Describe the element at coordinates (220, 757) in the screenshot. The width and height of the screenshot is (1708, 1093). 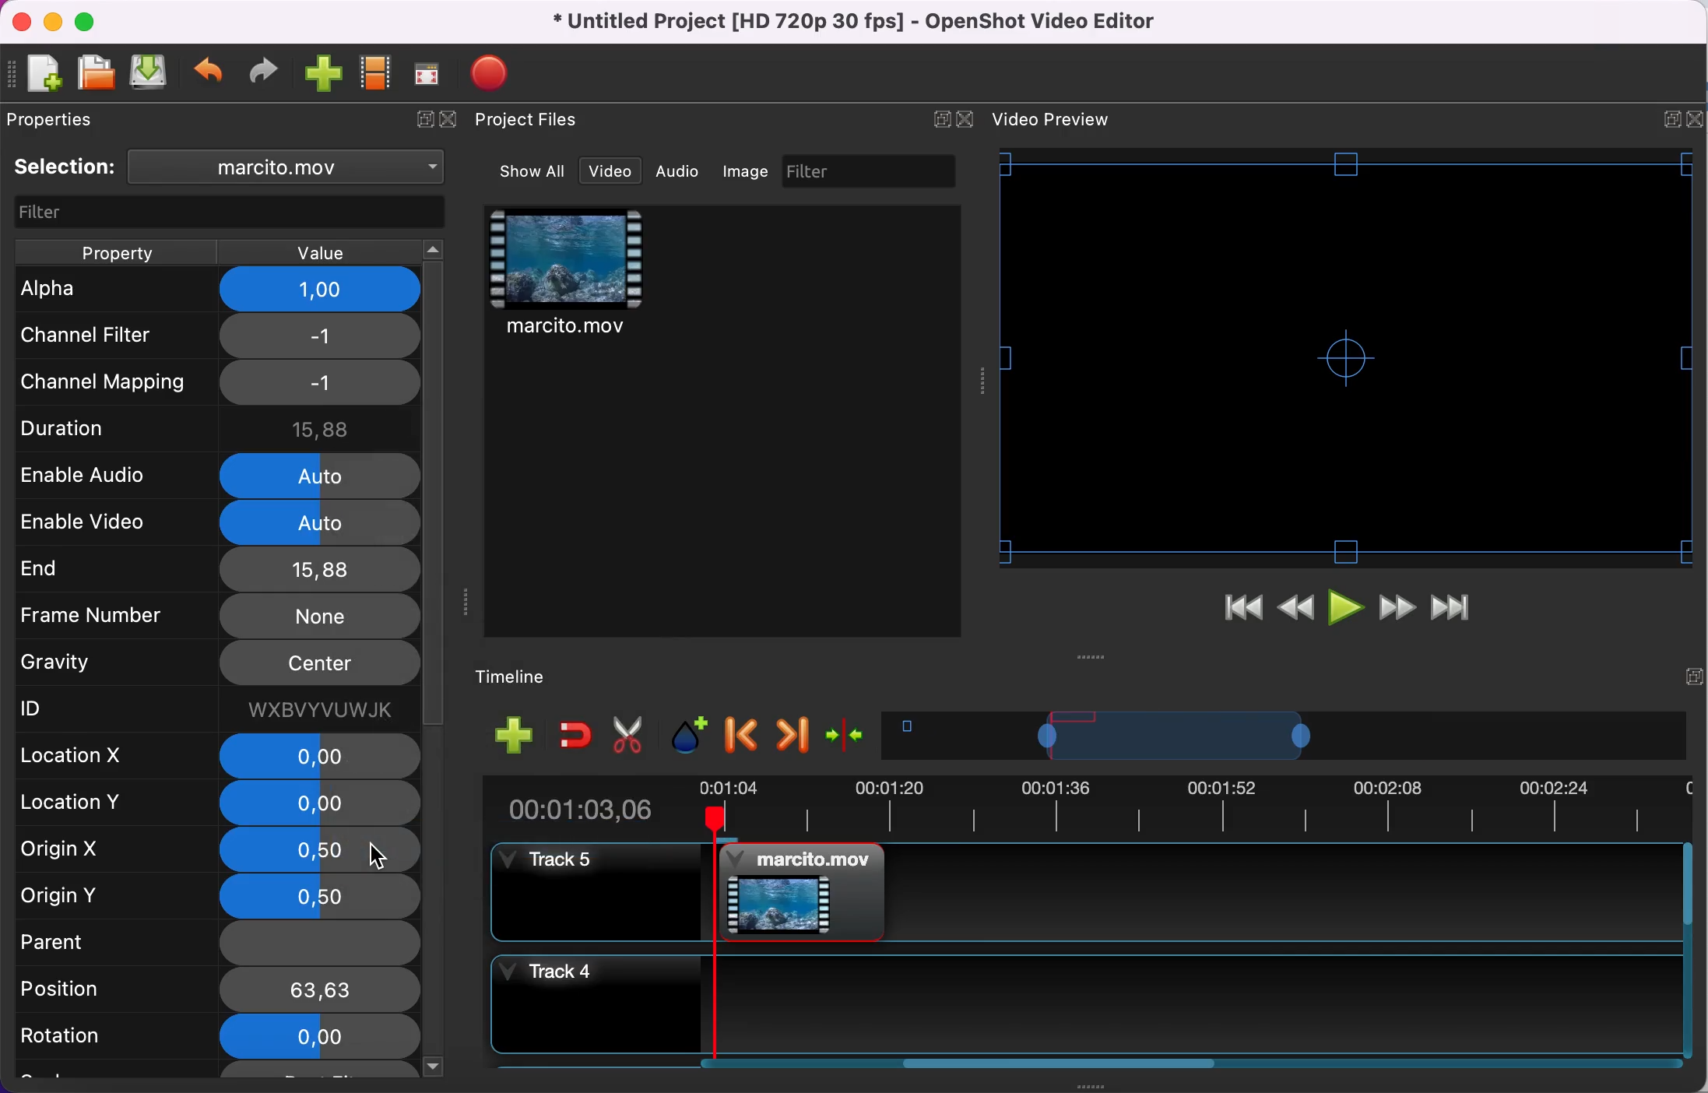
I see `location x 0` at that location.